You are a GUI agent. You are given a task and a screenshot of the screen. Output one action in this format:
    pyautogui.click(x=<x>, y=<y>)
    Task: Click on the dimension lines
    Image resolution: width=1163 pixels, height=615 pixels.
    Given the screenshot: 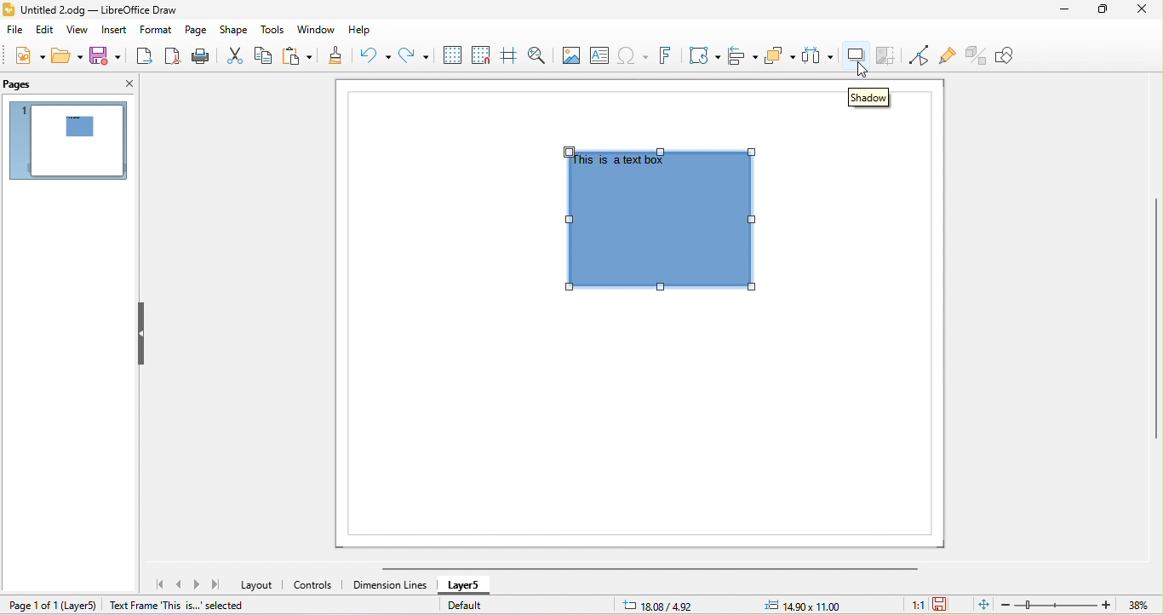 What is the action you would take?
    pyautogui.click(x=390, y=585)
    